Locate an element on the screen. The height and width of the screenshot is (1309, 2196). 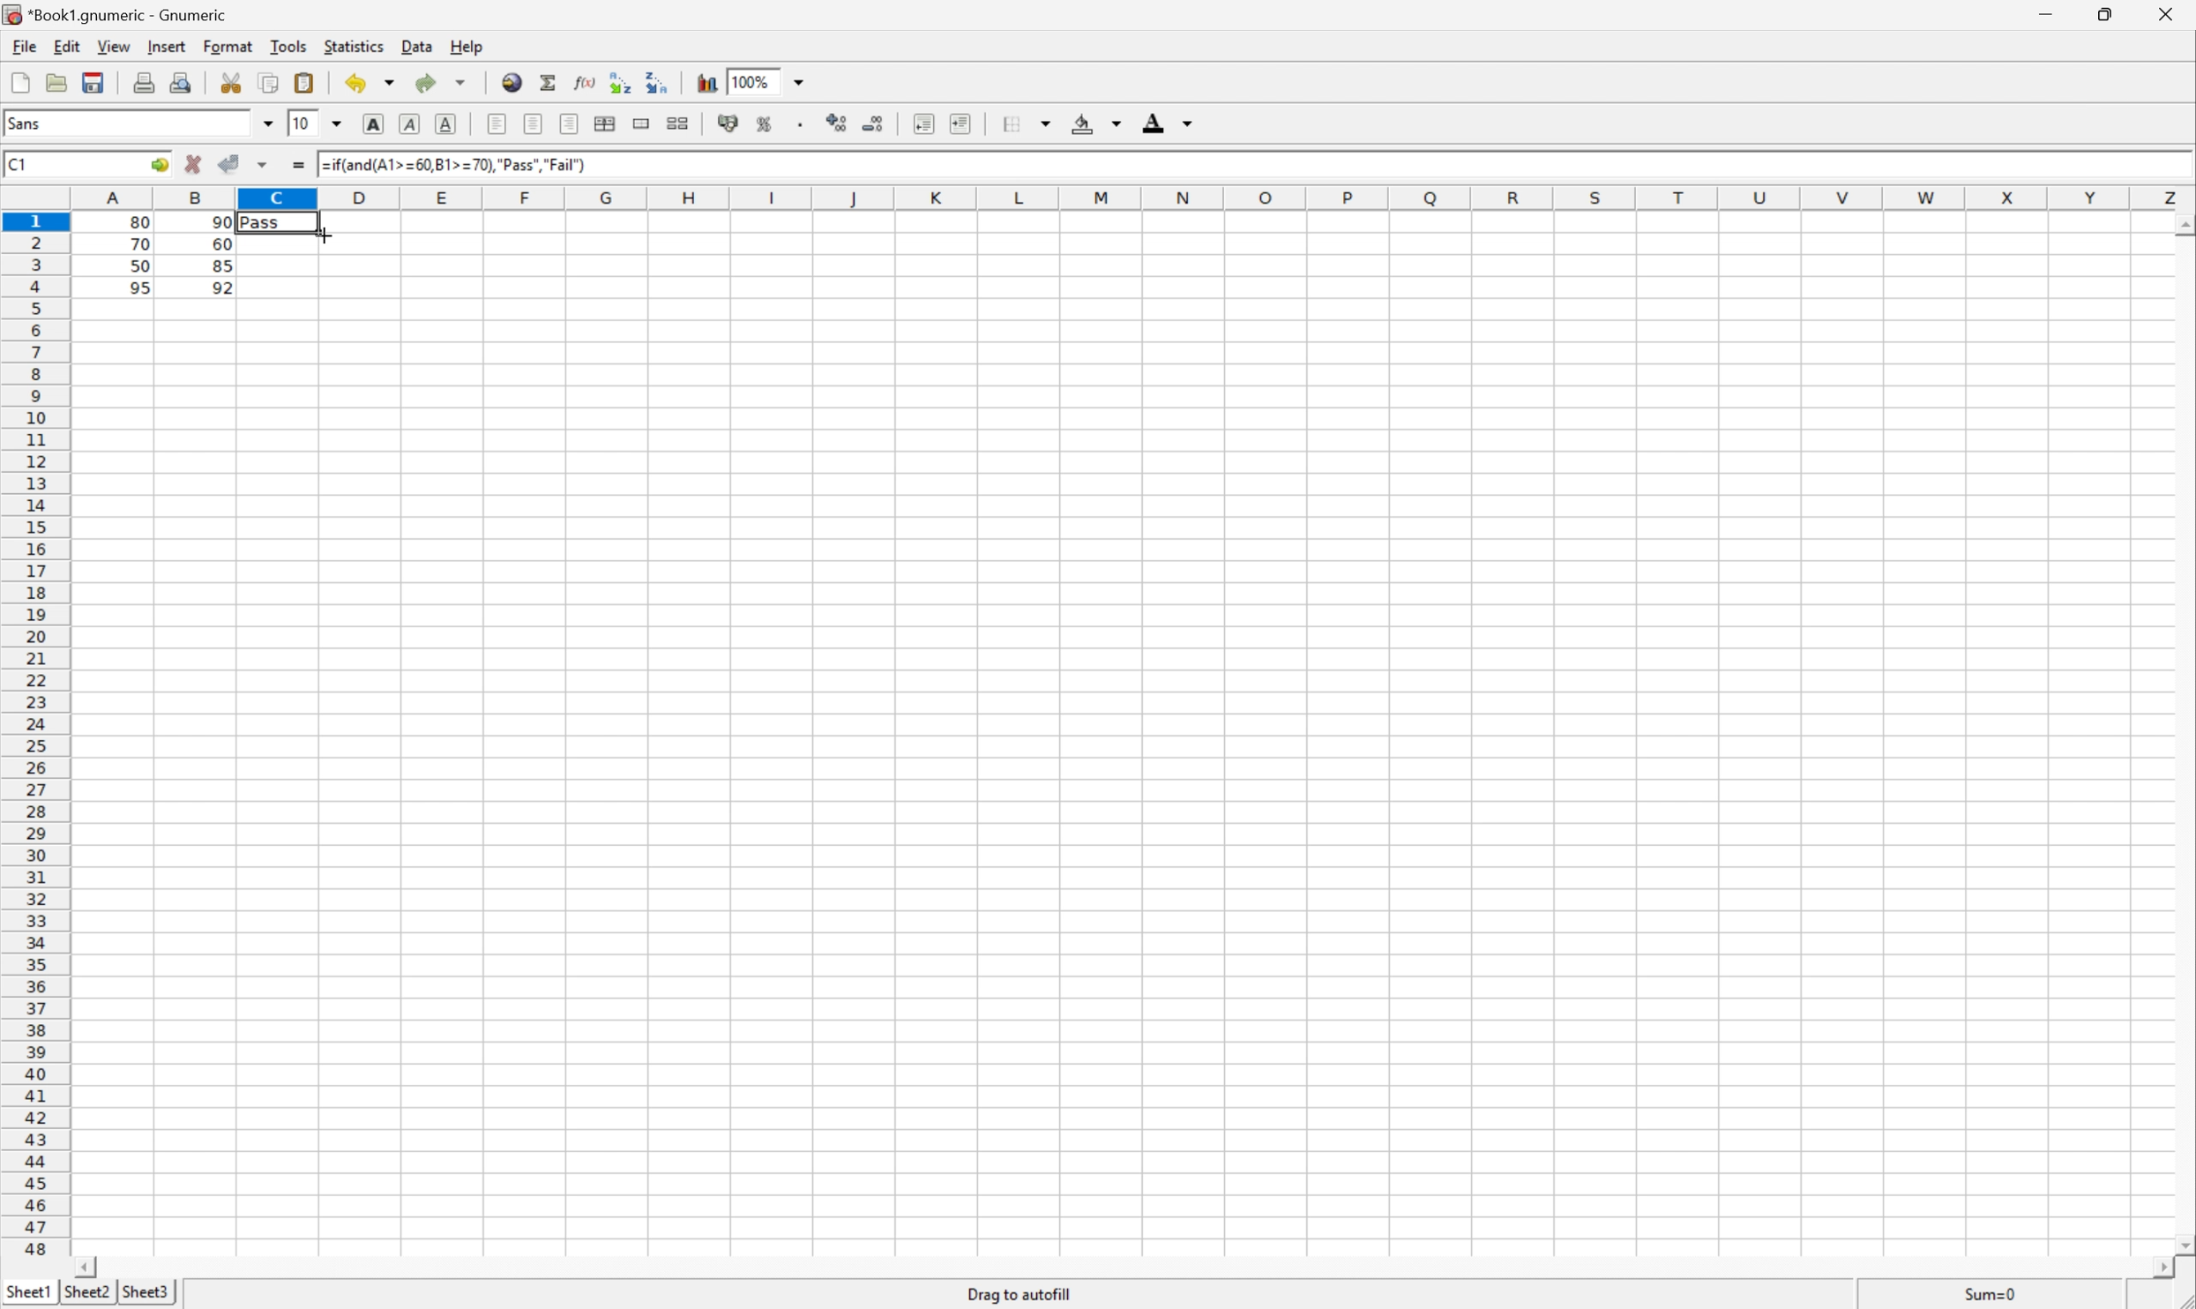
Insert hyperlink is located at coordinates (512, 79).